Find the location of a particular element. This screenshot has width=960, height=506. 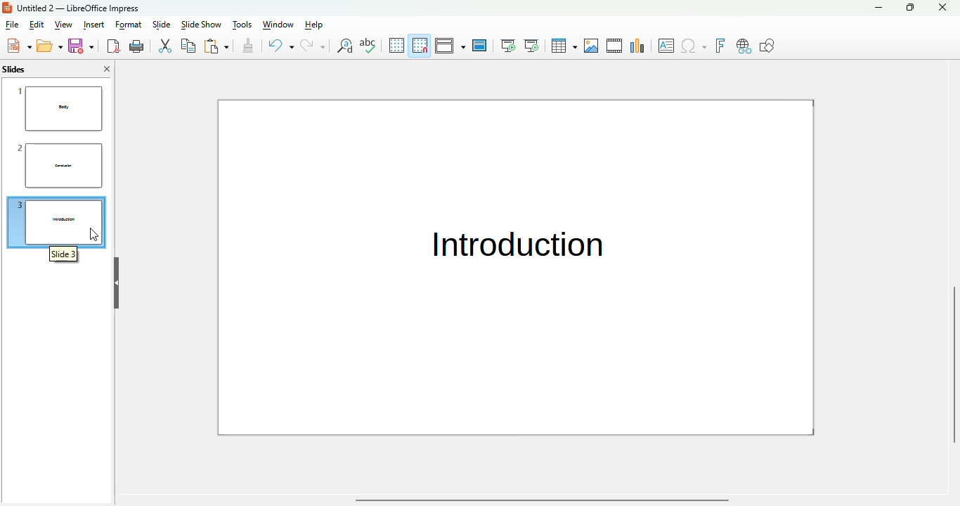

untitled2-libreoffice impress is located at coordinates (78, 8).